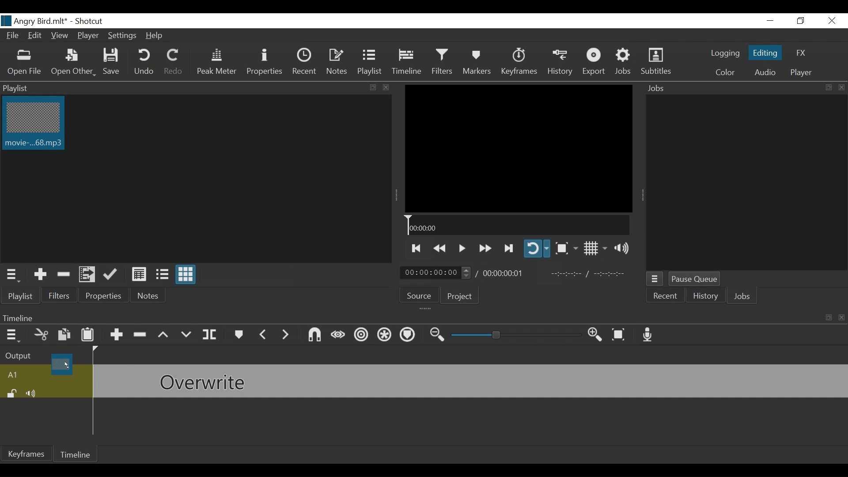 The width and height of the screenshot is (848, 477). What do you see at coordinates (765, 51) in the screenshot?
I see `Editing` at bounding box center [765, 51].